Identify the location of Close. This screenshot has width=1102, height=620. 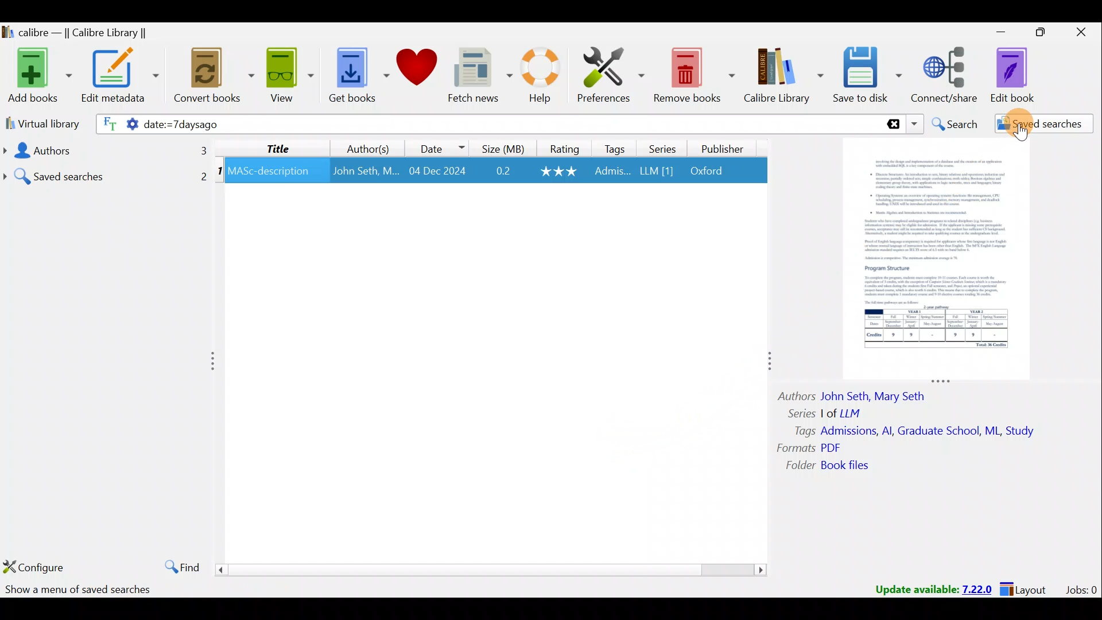
(1079, 34).